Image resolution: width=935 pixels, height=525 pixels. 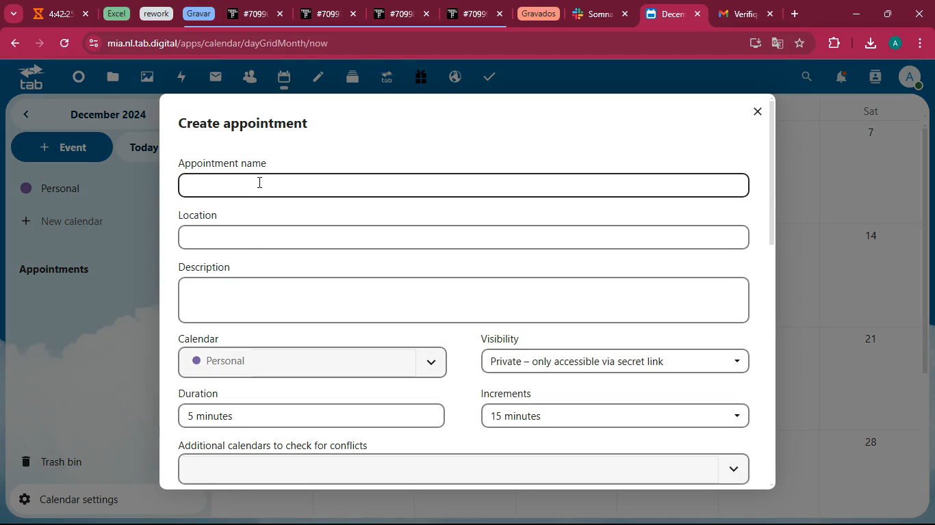 What do you see at coordinates (27, 77) in the screenshot?
I see `tab` at bounding box center [27, 77].